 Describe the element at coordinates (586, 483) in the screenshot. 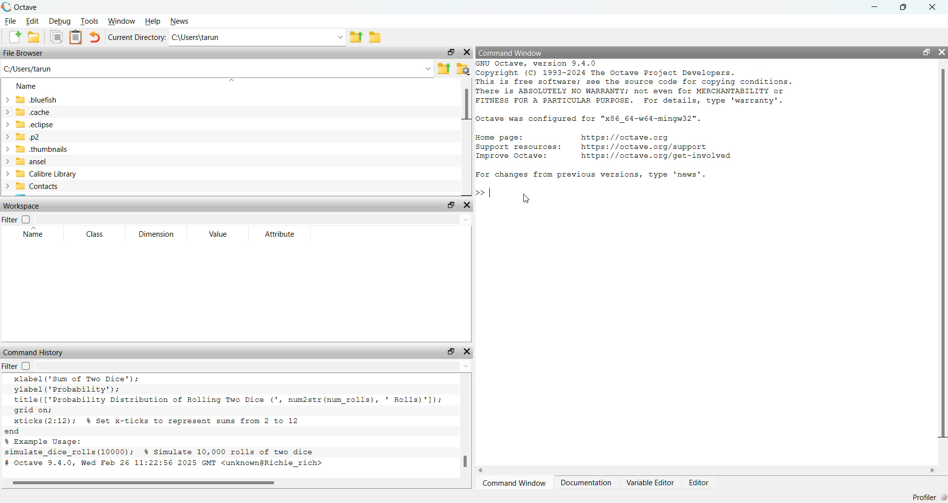

I see `Documentation` at that location.